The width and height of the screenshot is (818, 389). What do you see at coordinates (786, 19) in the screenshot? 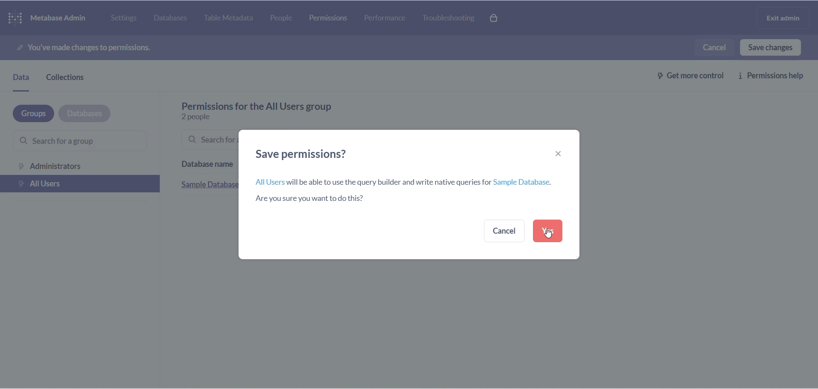
I see `exit admin logo` at bounding box center [786, 19].